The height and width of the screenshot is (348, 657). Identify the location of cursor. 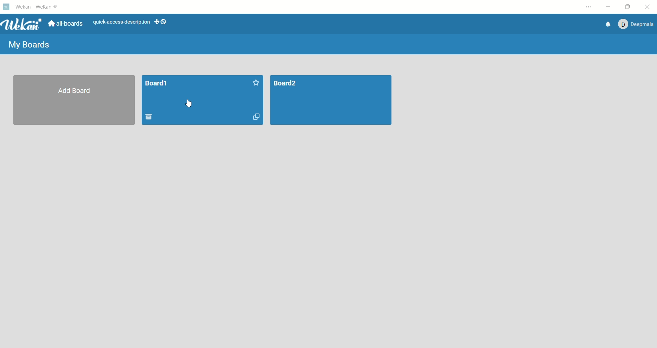
(190, 103).